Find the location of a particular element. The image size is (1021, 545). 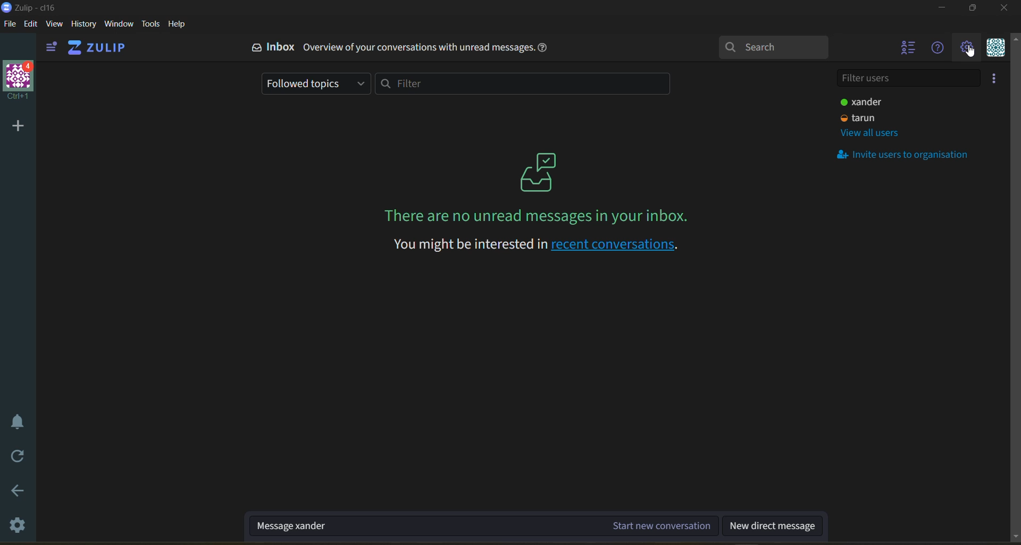

go back is located at coordinates (18, 490).